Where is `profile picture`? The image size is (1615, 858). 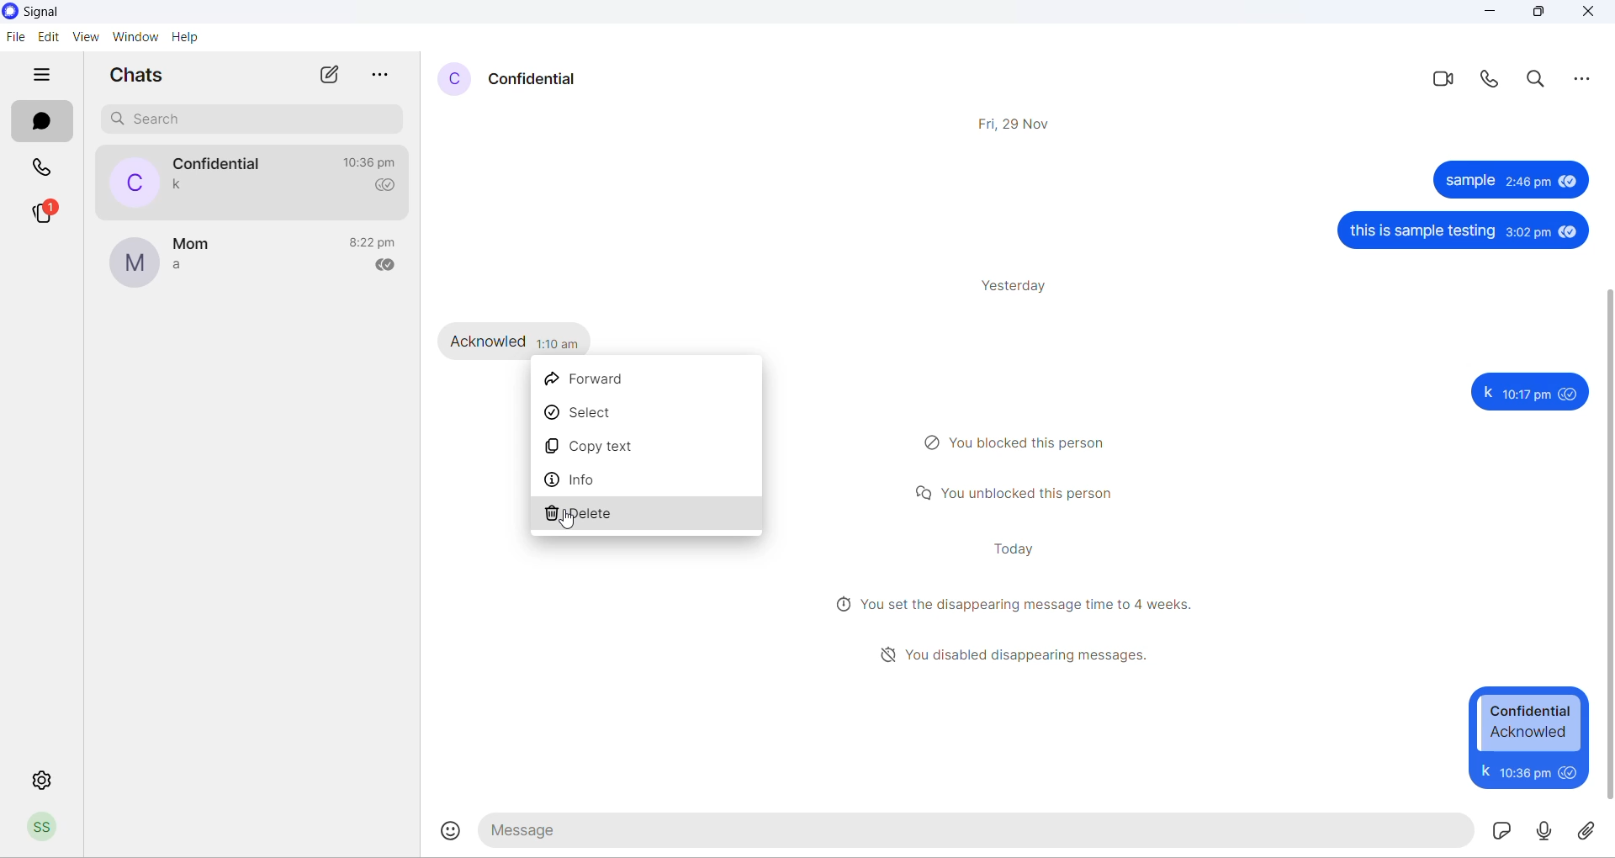 profile picture is located at coordinates (450, 77).